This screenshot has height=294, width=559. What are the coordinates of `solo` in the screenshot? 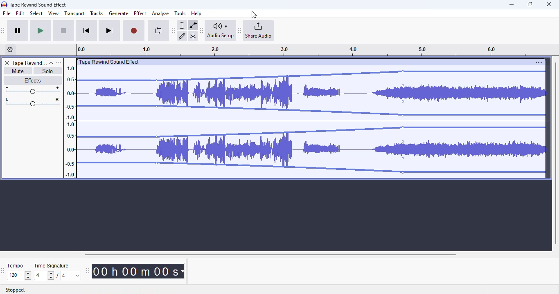 It's located at (48, 71).